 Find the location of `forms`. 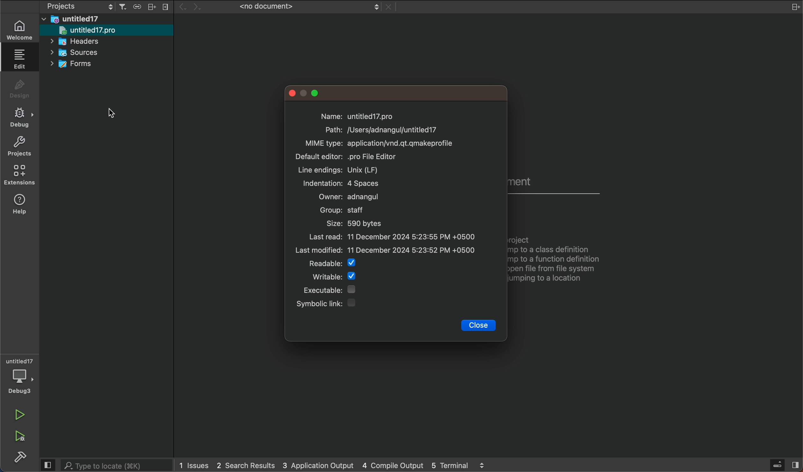

forms is located at coordinates (81, 65).